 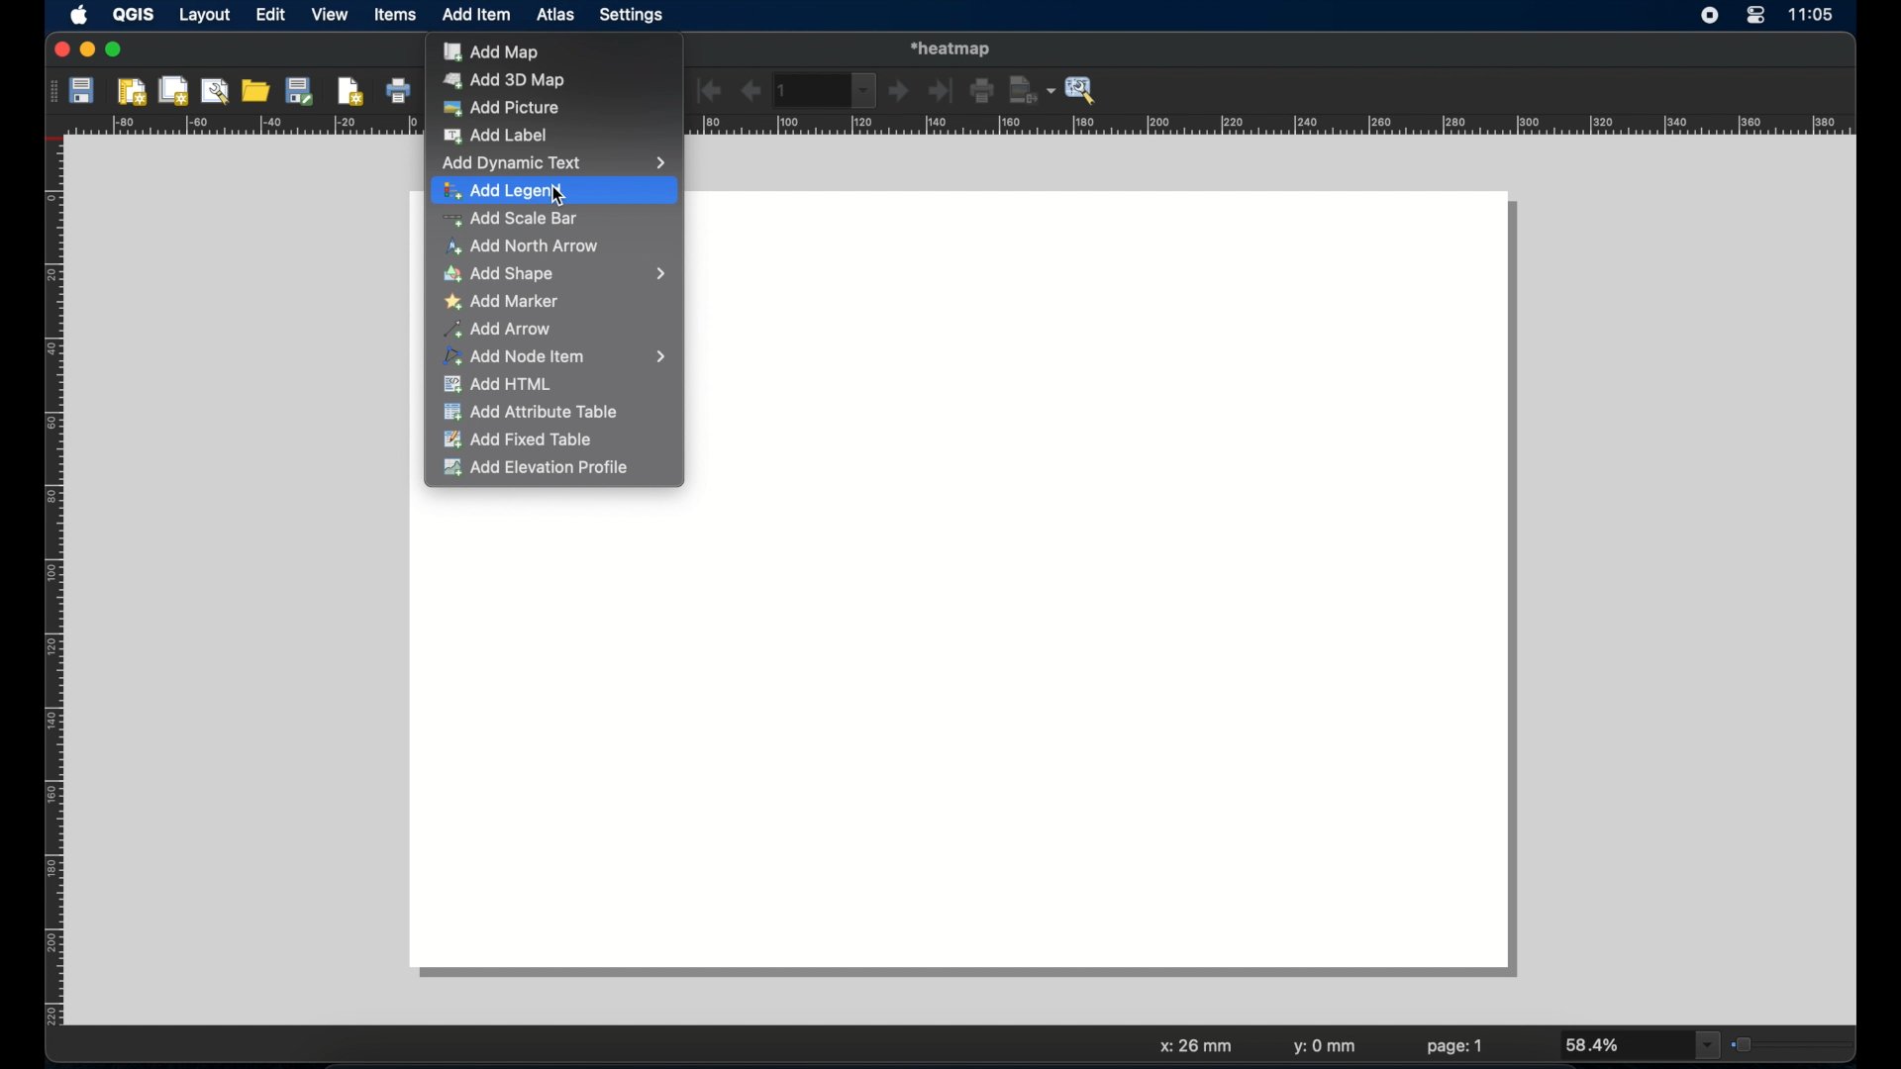 What do you see at coordinates (554, 190) in the screenshot?
I see `add legend highlighted` at bounding box center [554, 190].